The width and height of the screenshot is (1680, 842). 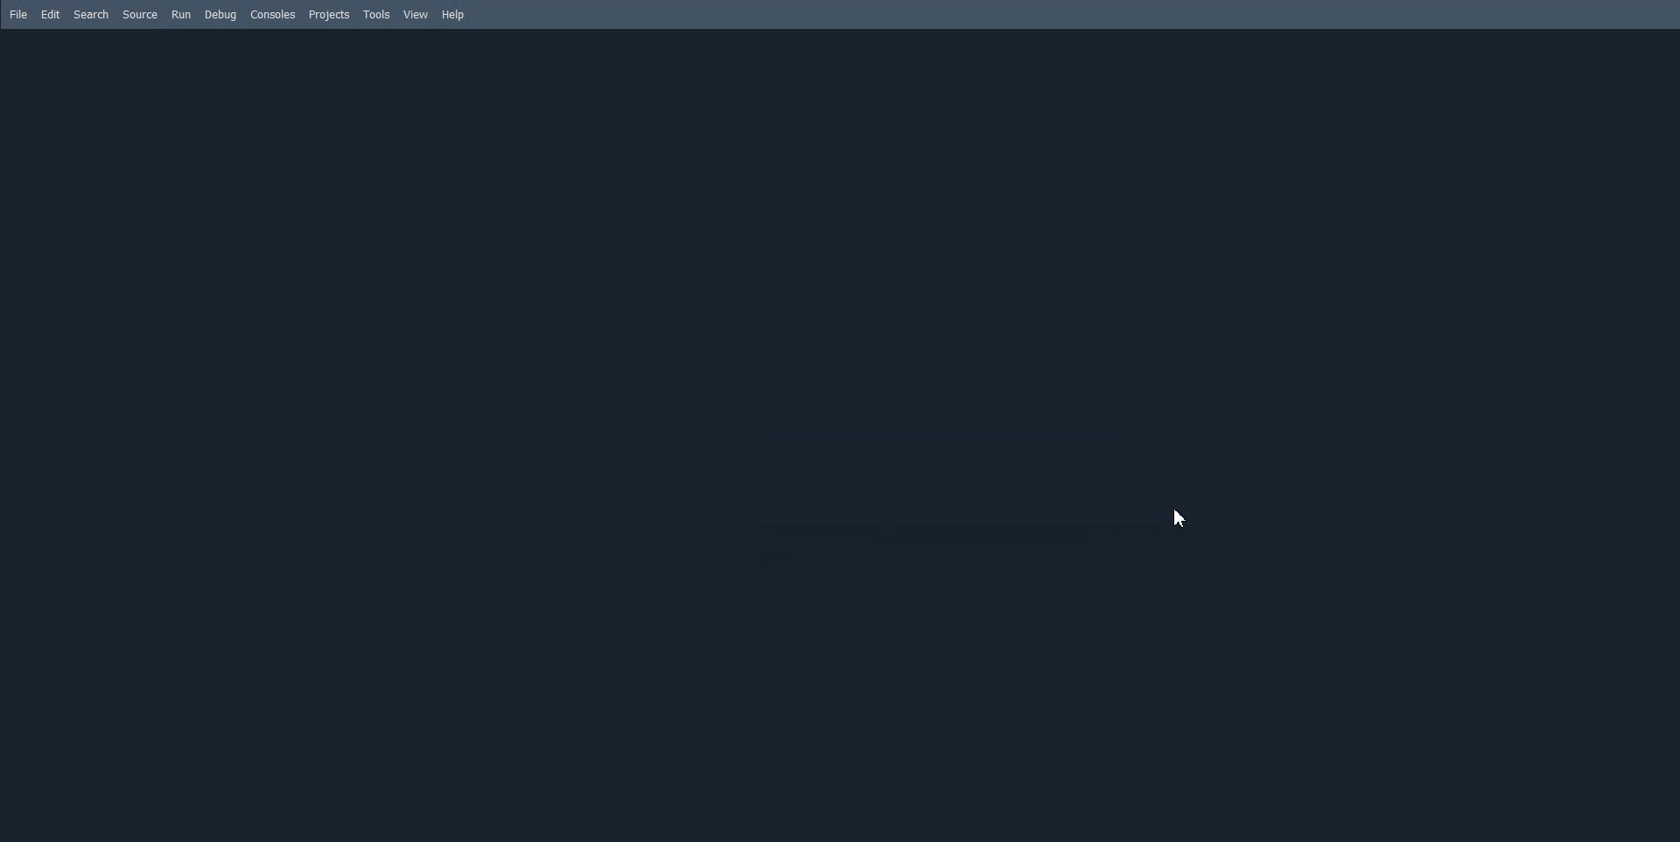 What do you see at coordinates (273, 14) in the screenshot?
I see `Consoles` at bounding box center [273, 14].